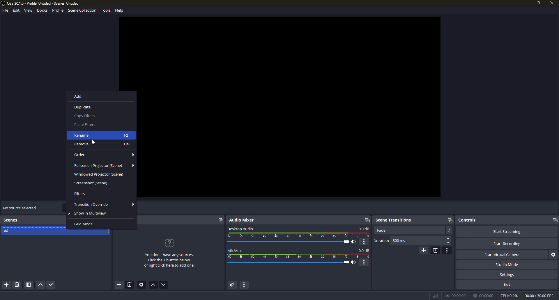  I want to click on remove selected scene, so click(17, 285).